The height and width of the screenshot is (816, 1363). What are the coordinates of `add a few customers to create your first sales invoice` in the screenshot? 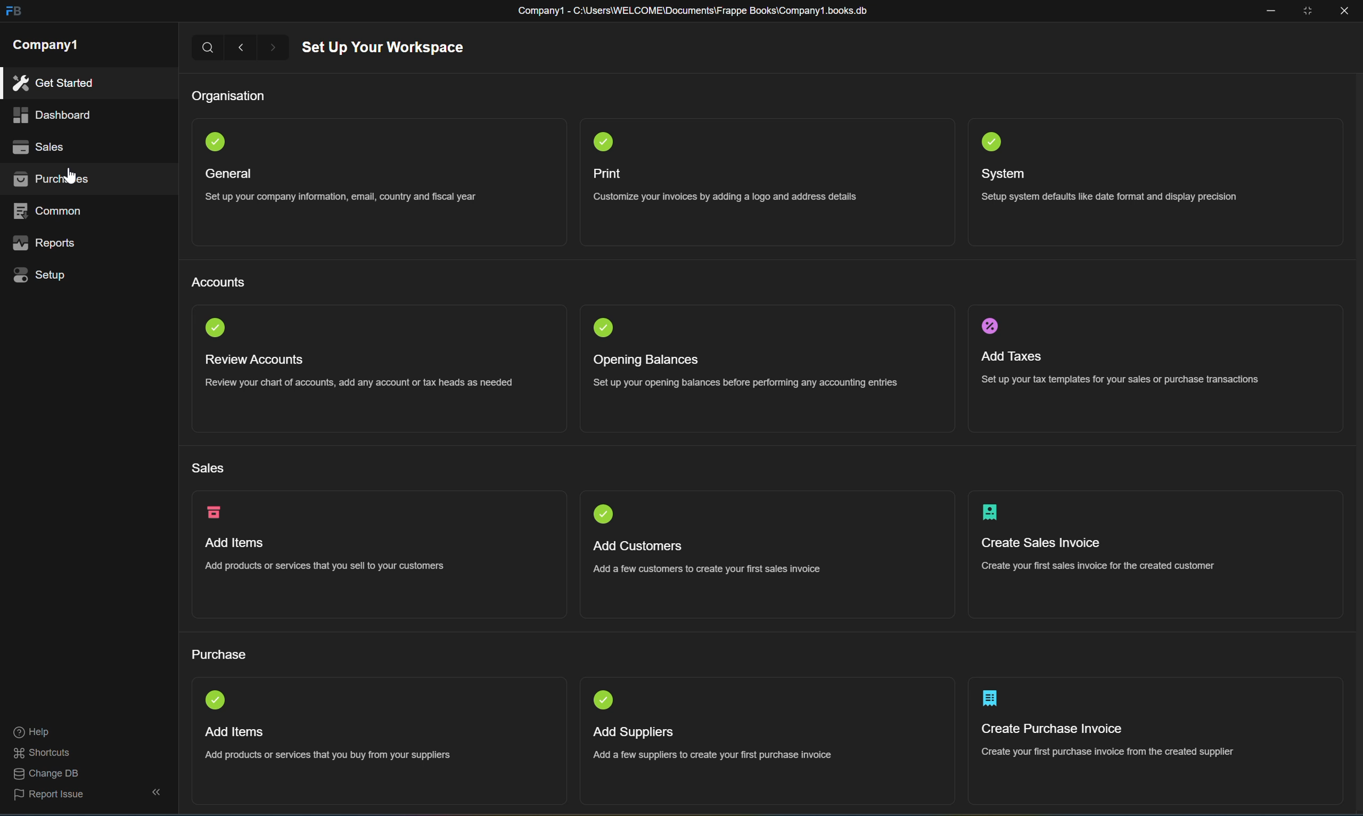 It's located at (707, 569).